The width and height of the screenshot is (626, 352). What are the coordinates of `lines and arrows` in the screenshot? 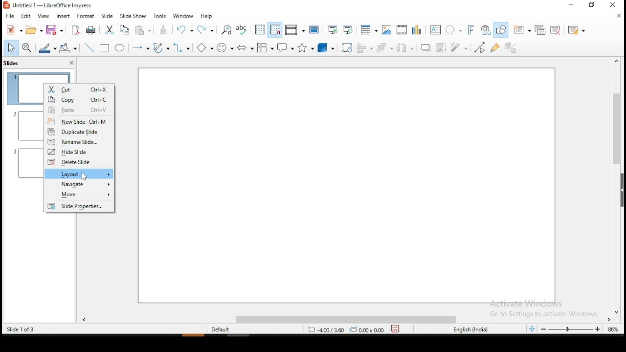 It's located at (140, 48).